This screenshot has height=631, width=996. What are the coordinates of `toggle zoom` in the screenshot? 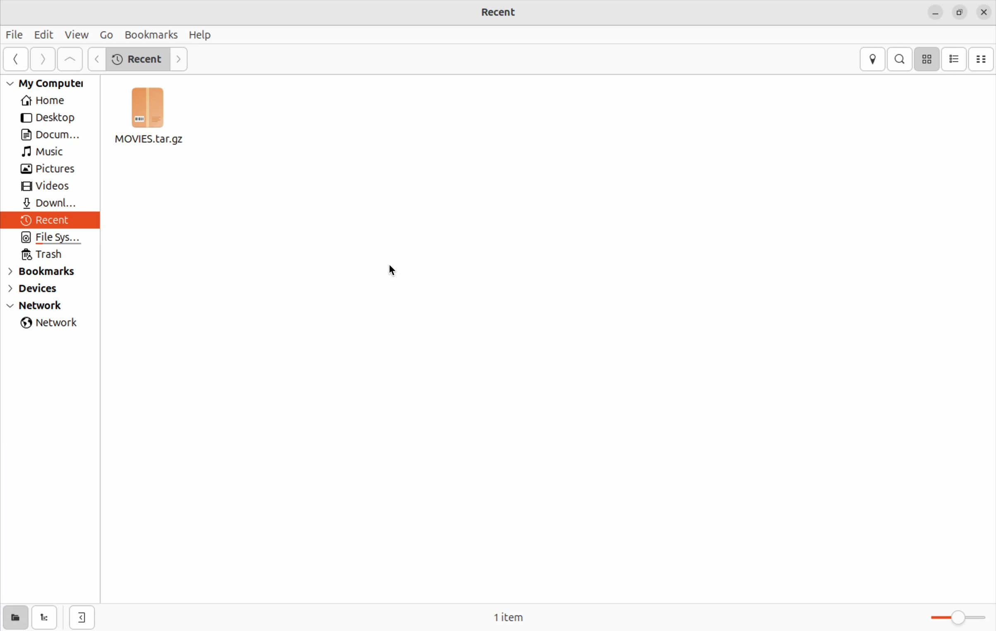 It's located at (950, 619).